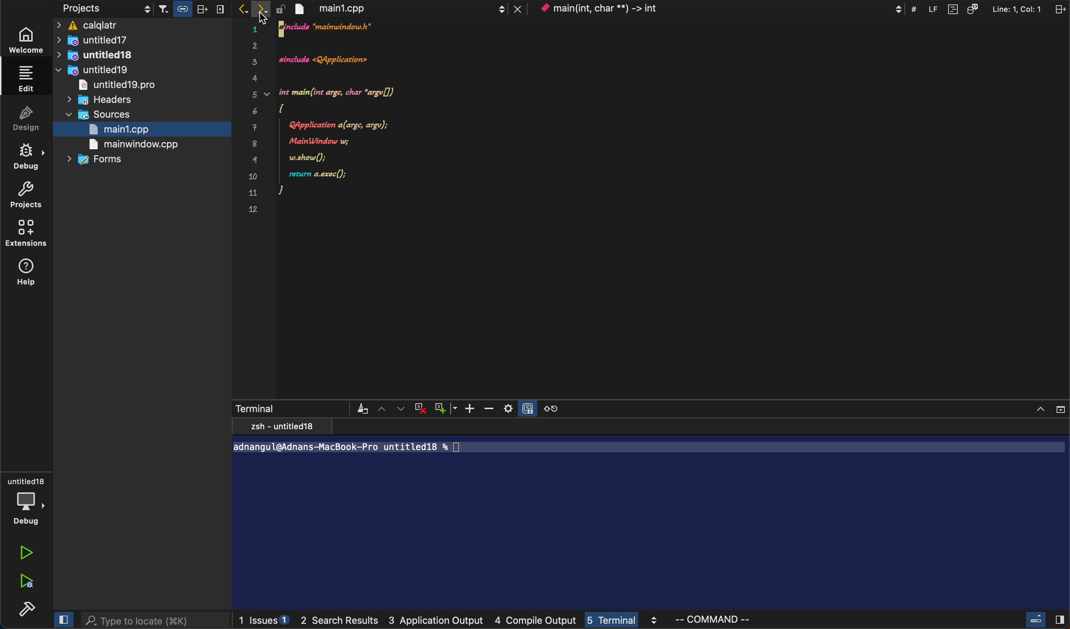 This screenshot has height=629, width=1070. Describe the element at coordinates (30, 39) in the screenshot. I see `welcome` at that location.